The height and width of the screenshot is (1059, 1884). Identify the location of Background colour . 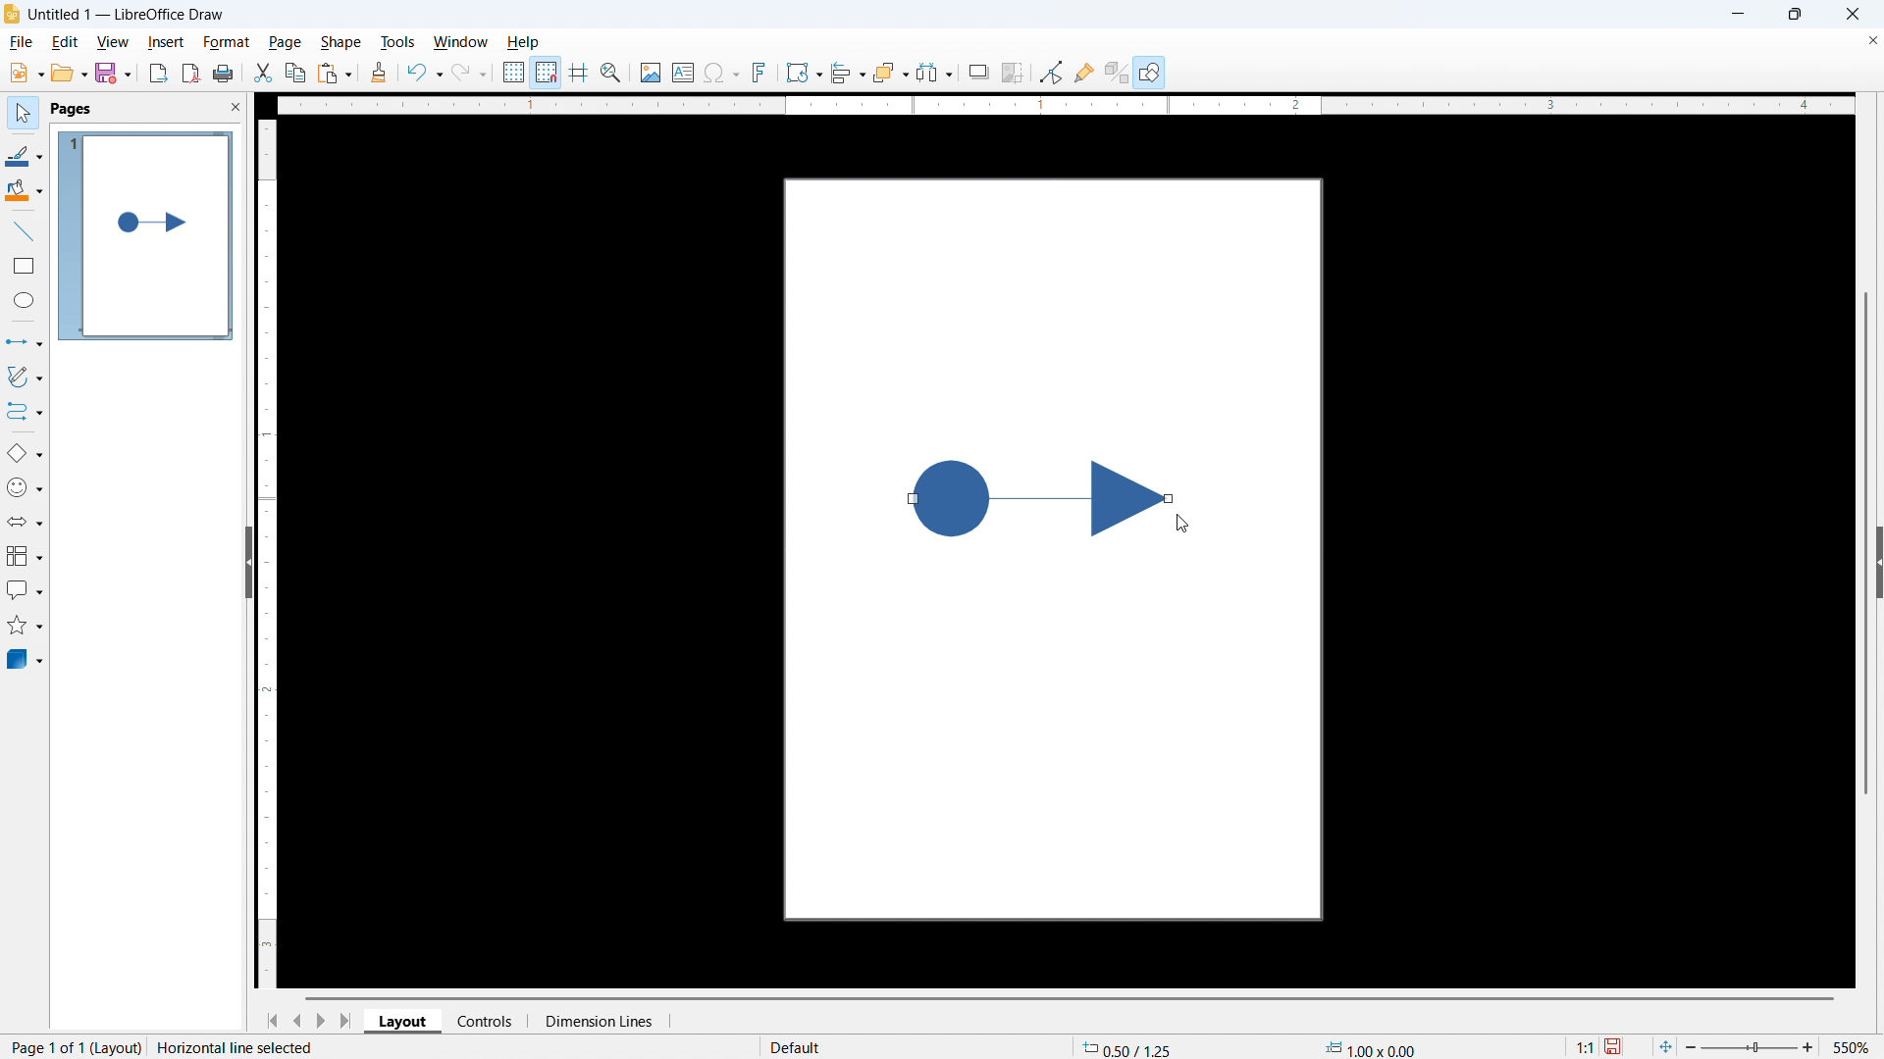
(25, 190).